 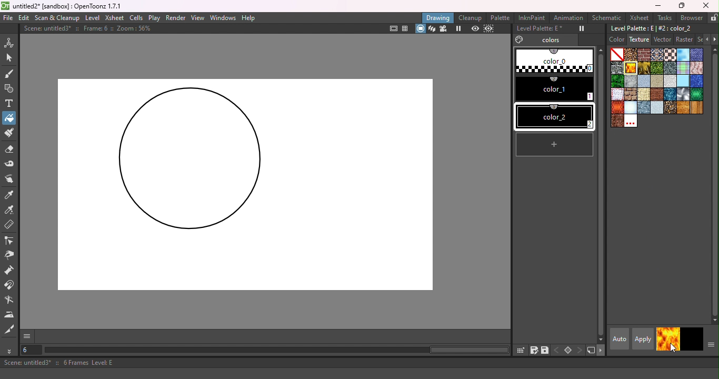 I want to click on roughparquet.bmp, so click(x=657, y=95).